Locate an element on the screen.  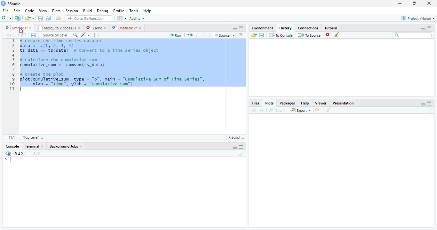
2.Rmd is located at coordinates (97, 28).